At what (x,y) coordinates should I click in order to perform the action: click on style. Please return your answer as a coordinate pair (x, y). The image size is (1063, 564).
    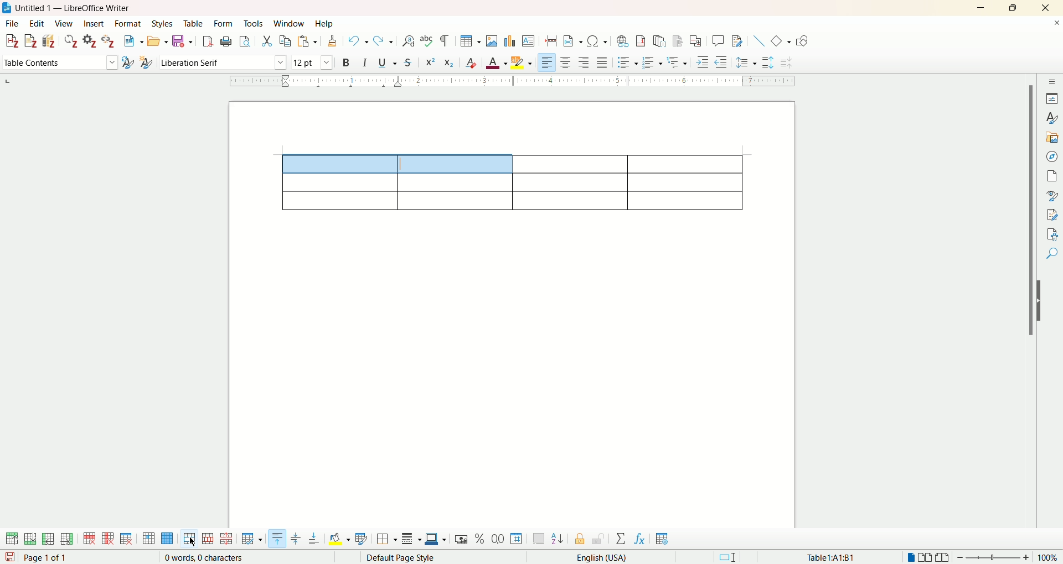
    Looking at the image, I should click on (1054, 116).